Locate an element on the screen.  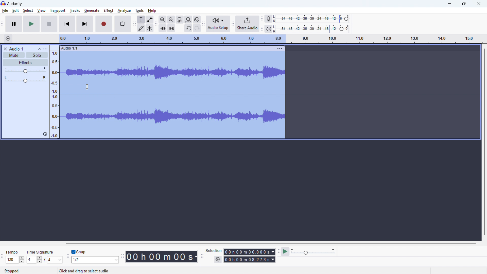
skip to start is located at coordinates (67, 24).